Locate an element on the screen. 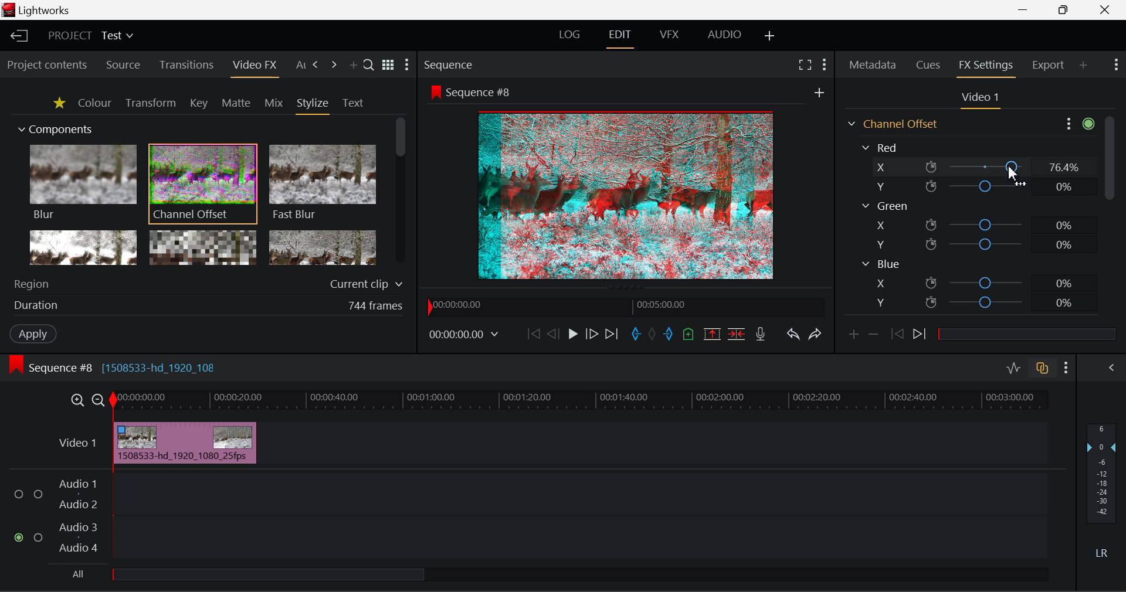 Image resolution: width=1126 pixels, height=592 pixels. Green is located at coordinates (884, 206).